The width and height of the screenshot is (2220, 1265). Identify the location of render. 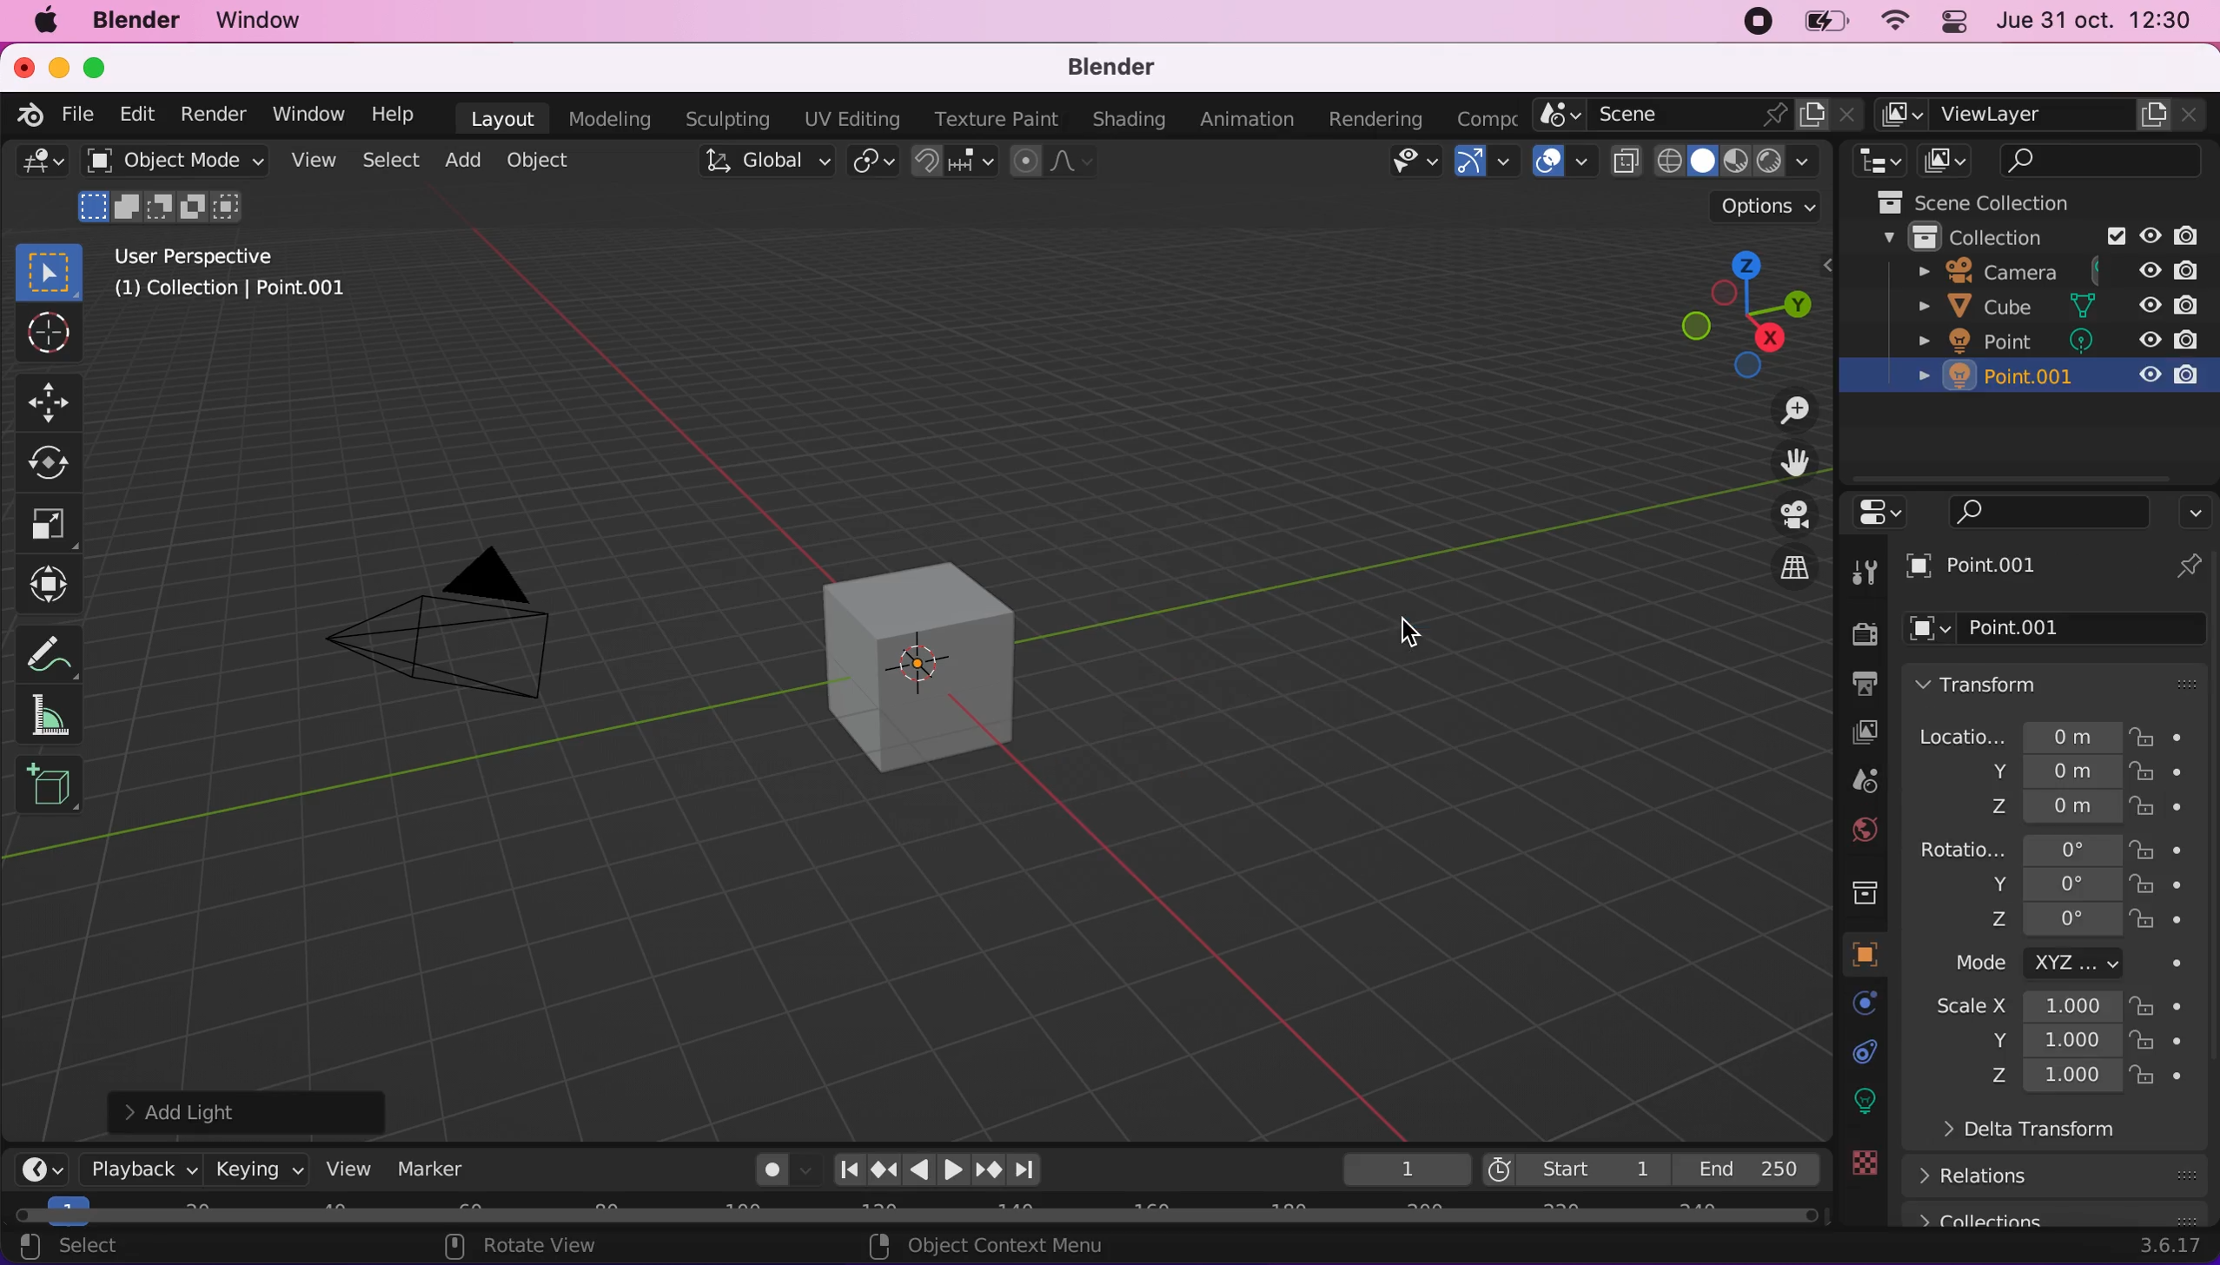
(1858, 632).